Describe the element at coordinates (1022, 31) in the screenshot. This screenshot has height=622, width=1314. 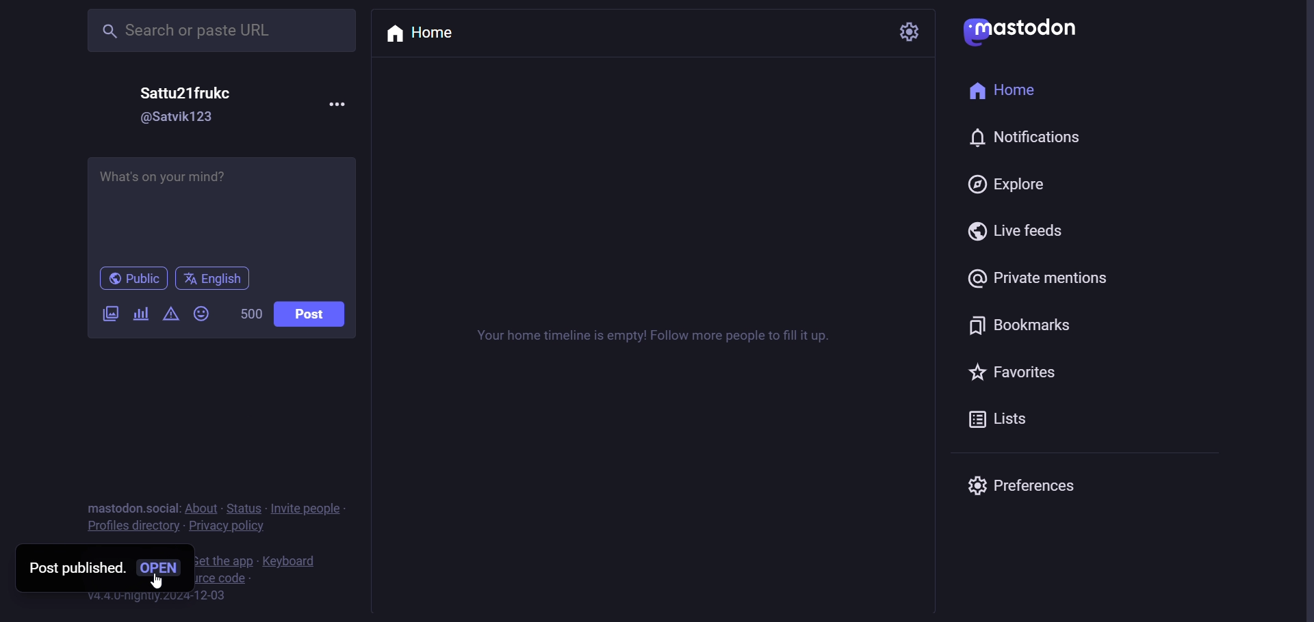
I see `mastodon` at that location.